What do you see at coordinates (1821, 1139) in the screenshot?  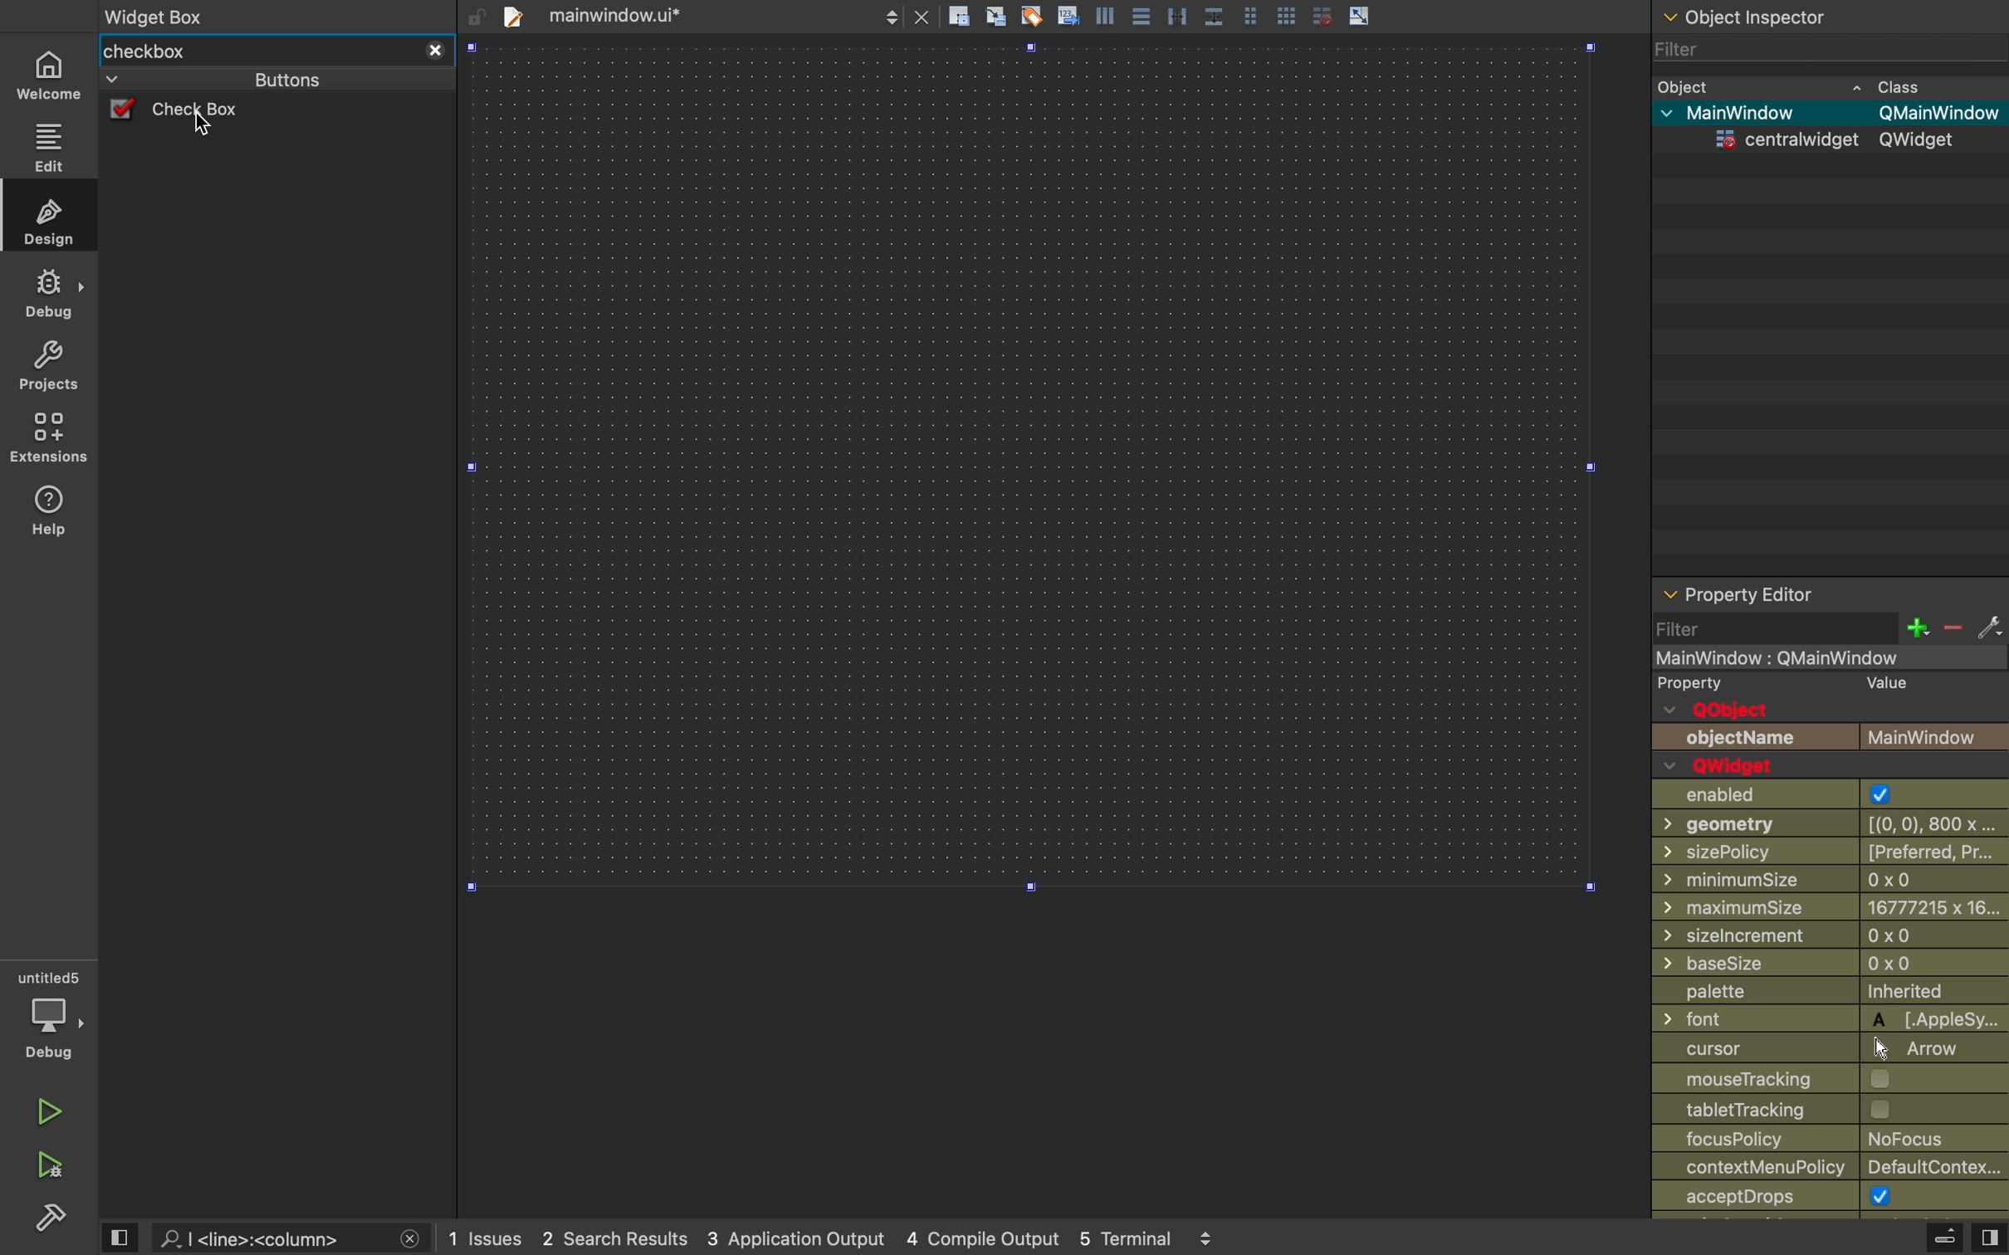 I see `focus policy` at bounding box center [1821, 1139].